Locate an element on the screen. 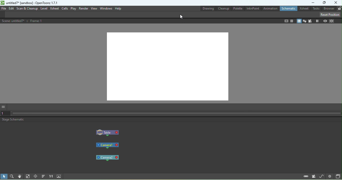  Xsheet is located at coordinates (54, 9).